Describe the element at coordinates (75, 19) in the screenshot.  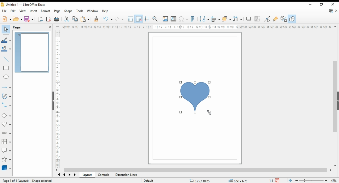
I see `copy` at that location.